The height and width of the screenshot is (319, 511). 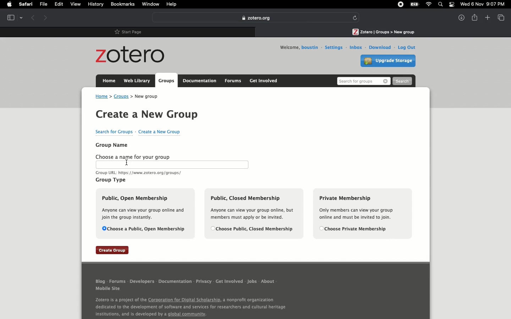 What do you see at coordinates (380, 47) in the screenshot?
I see `Download` at bounding box center [380, 47].